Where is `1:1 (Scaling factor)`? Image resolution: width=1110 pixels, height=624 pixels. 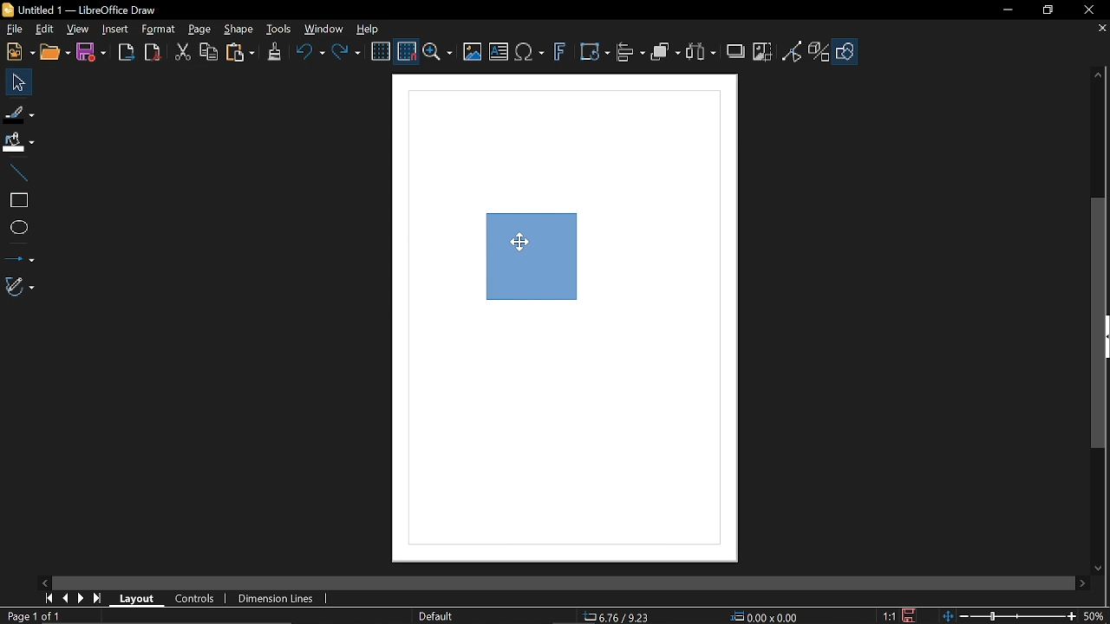 1:1 (Scaling factor) is located at coordinates (890, 617).